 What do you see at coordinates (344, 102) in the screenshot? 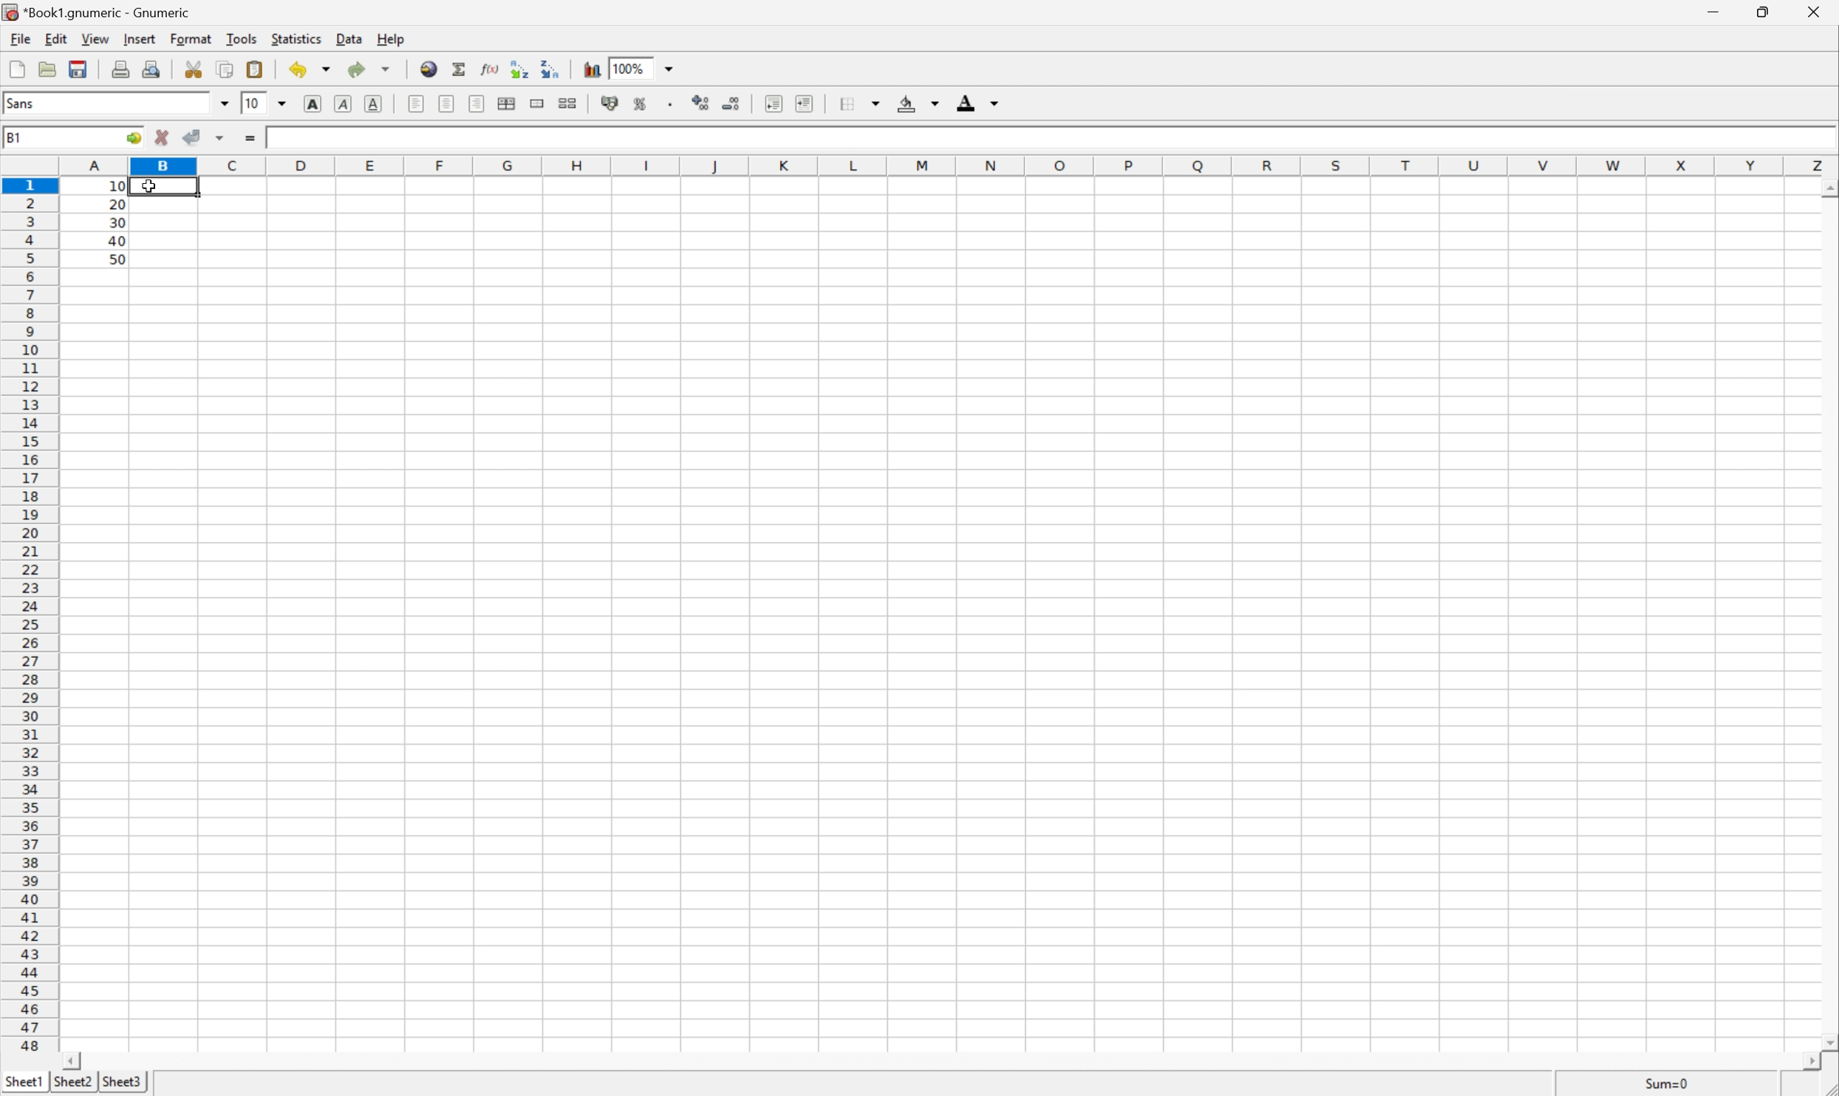
I see `Italic` at bounding box center [344, 102].